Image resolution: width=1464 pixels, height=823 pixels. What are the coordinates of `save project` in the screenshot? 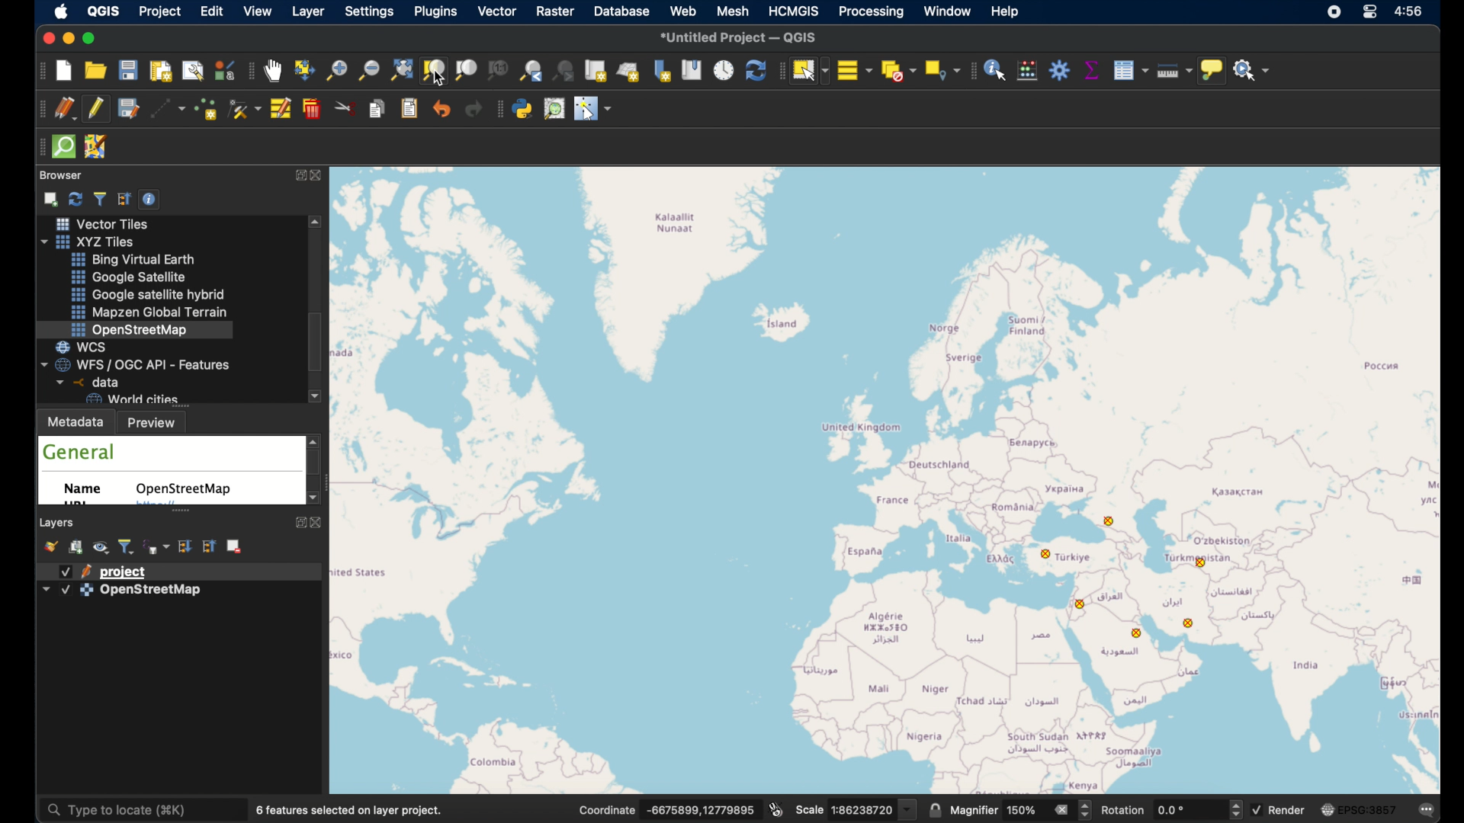 It's located at (129, 70).